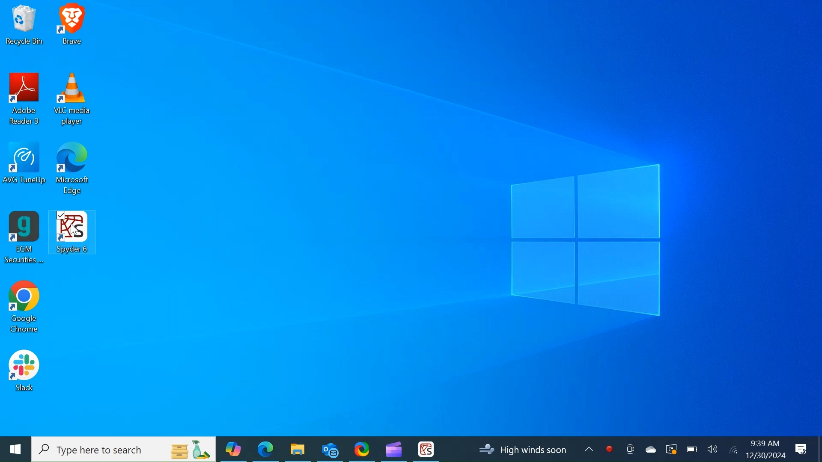  Describe the element at coordinates (24, 372) in the screenshot. I see `Slack Desktop Icon` at that location.